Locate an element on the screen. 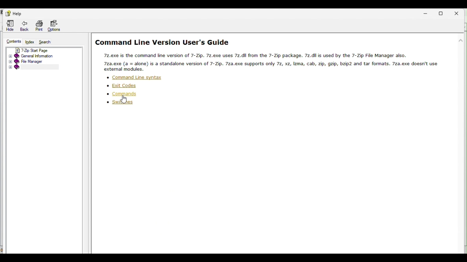 The image size is (467, 262). Minimize is located at coordinates (428, 12).